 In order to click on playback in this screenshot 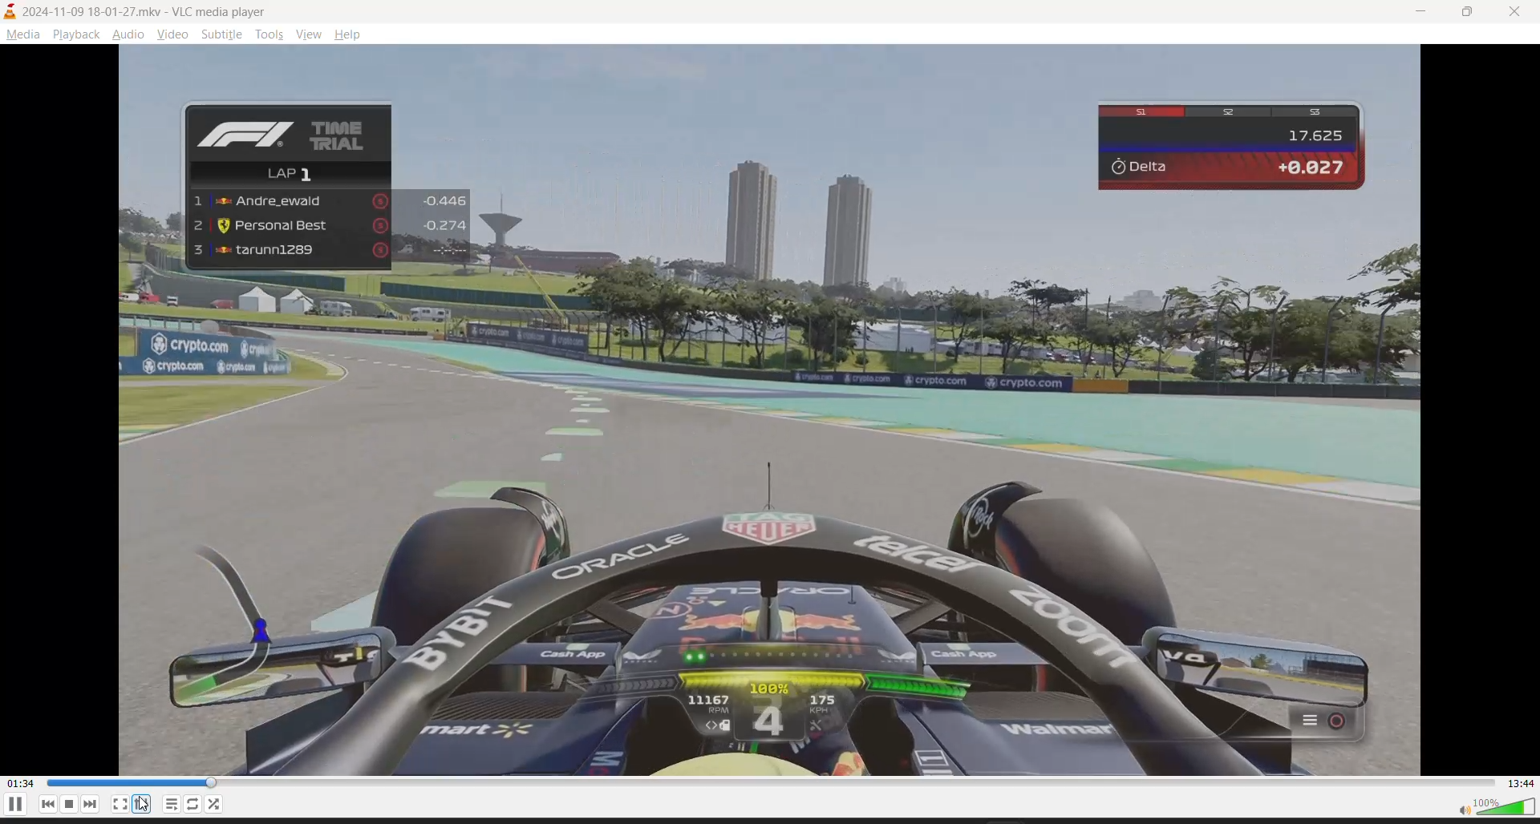, I will do `click(78, 34)`.